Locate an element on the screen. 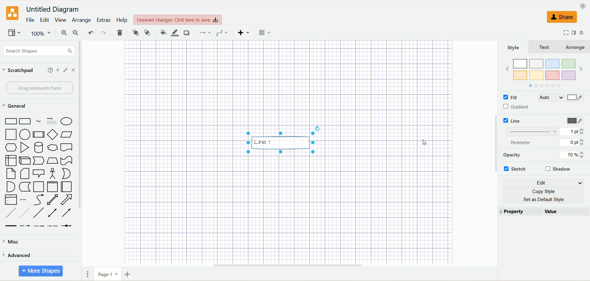  Tape is located at coordinates (66, 160).